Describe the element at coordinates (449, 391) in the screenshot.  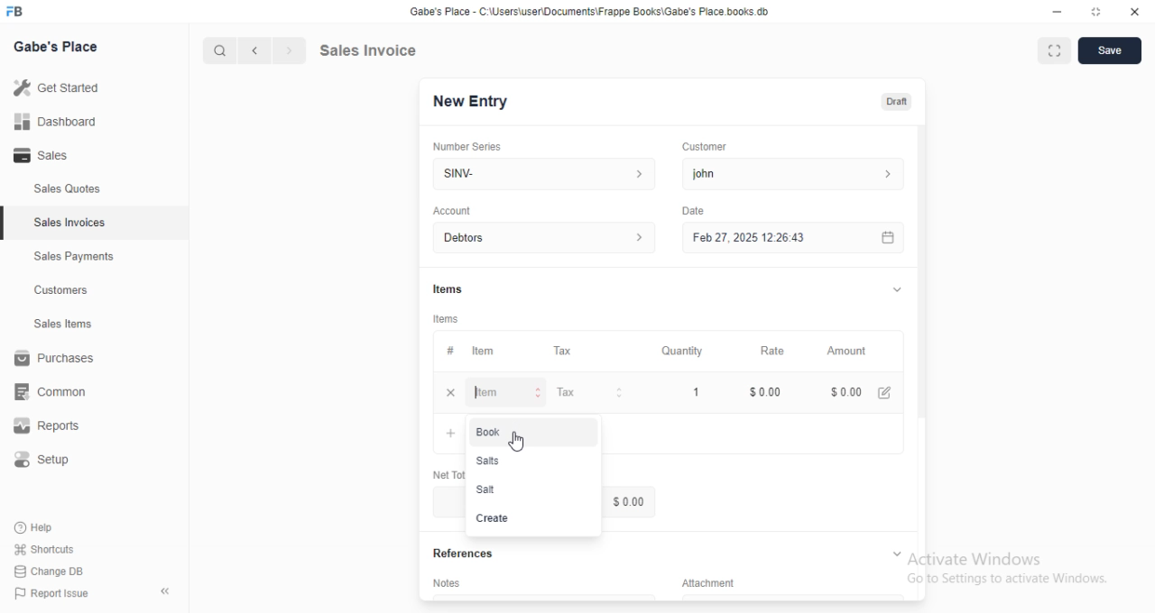
I see `remove row` at that location.